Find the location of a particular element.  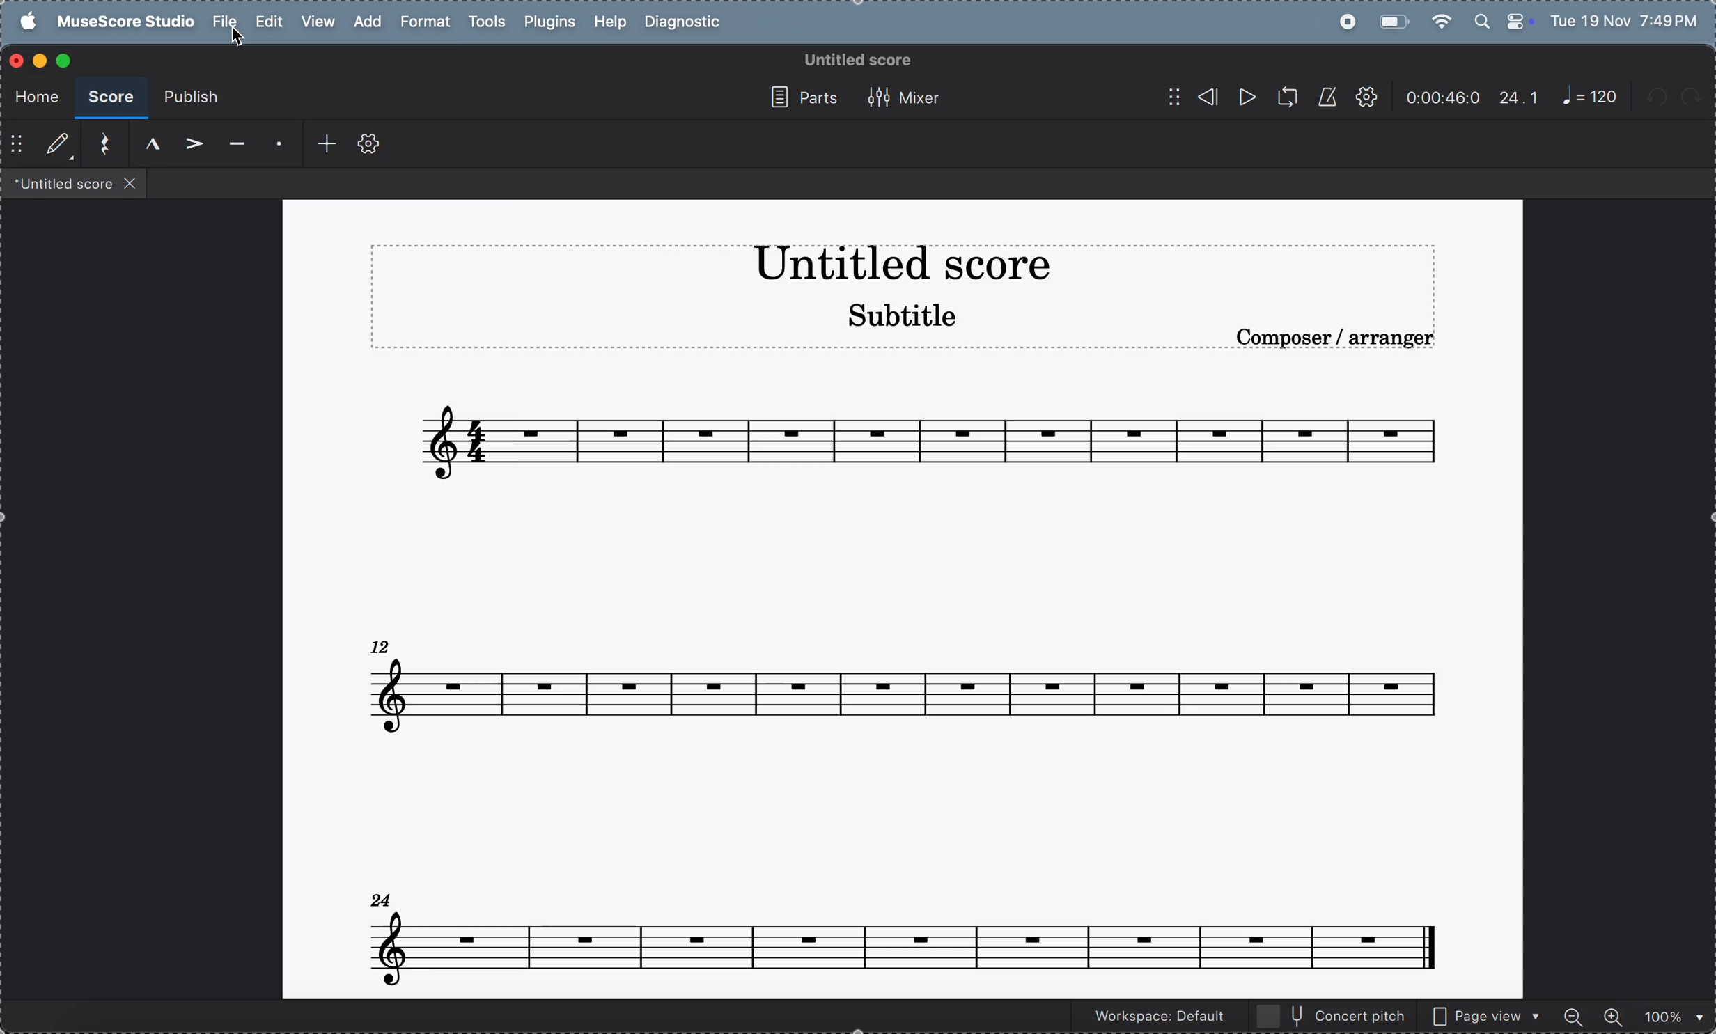

timeframe is located at coordinates (1443, 97).